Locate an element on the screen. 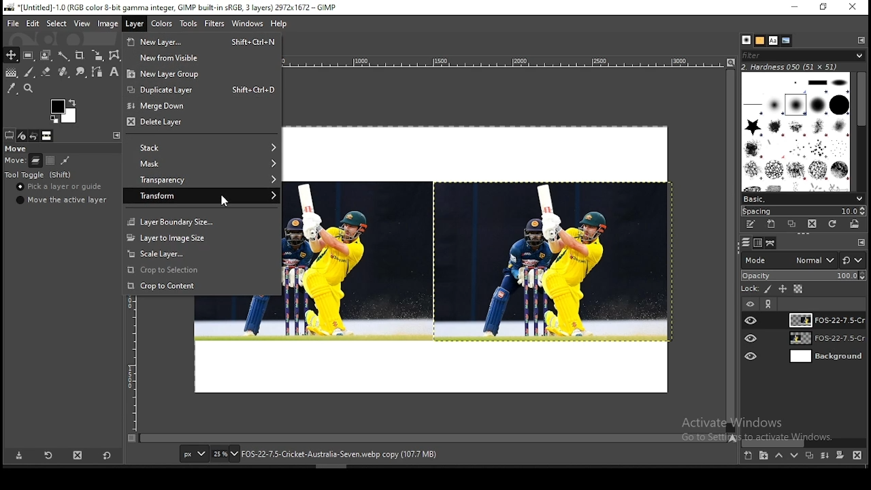 The width and height of the screenshot is (871, 490). Minimise  is located at coordinates (794, 7).